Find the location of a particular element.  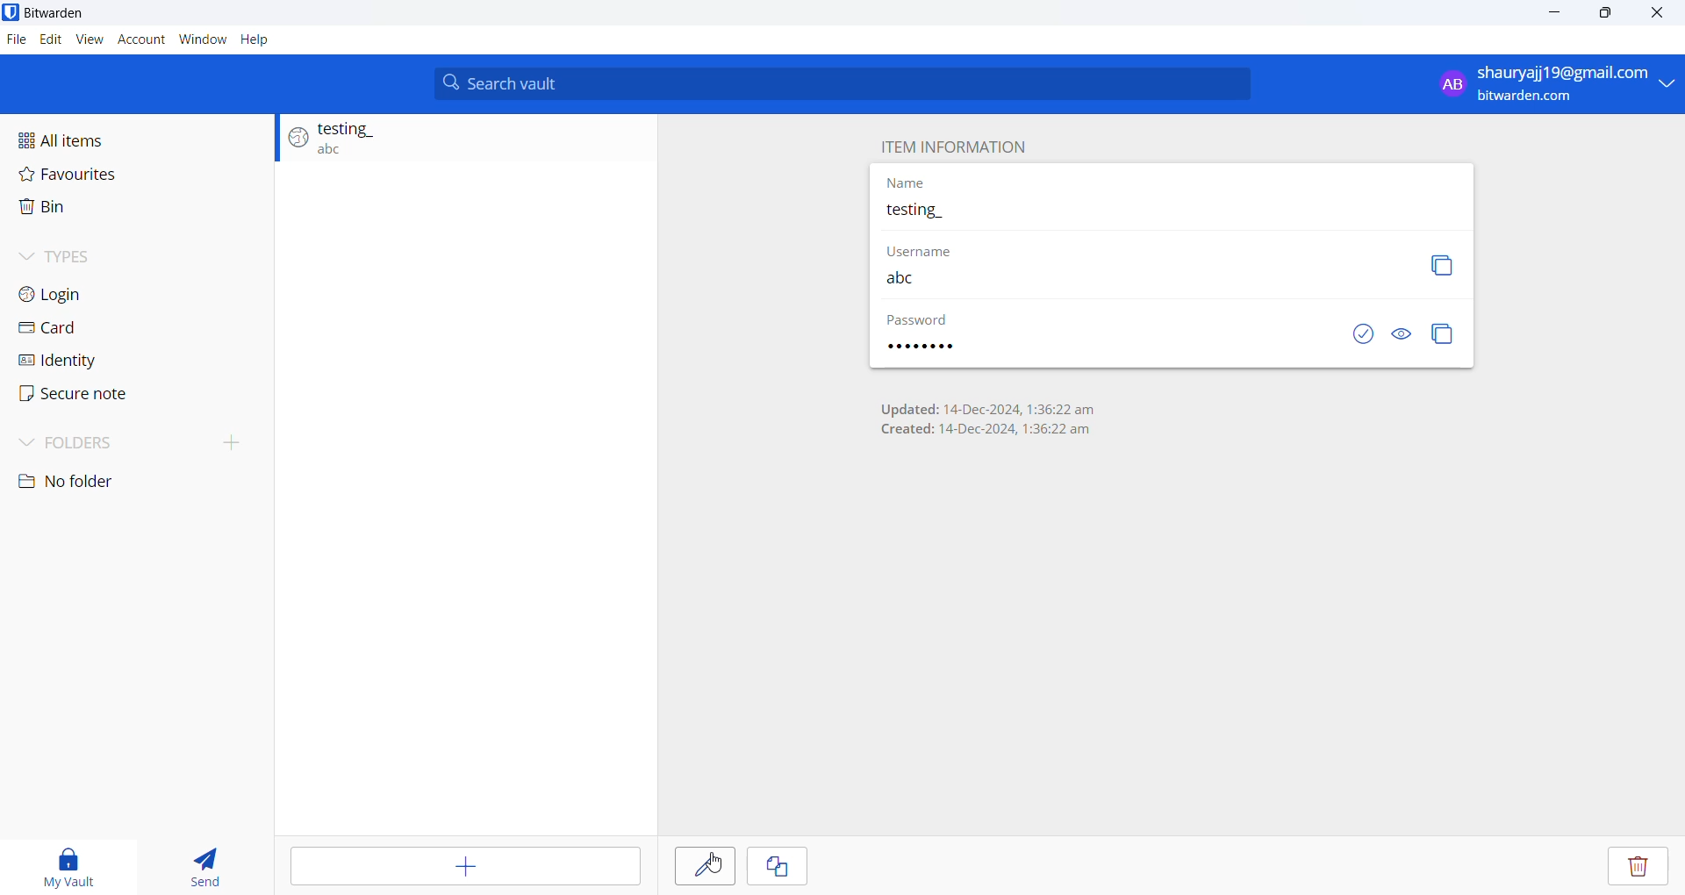

Visibility is located at coordinates (1402, 335).